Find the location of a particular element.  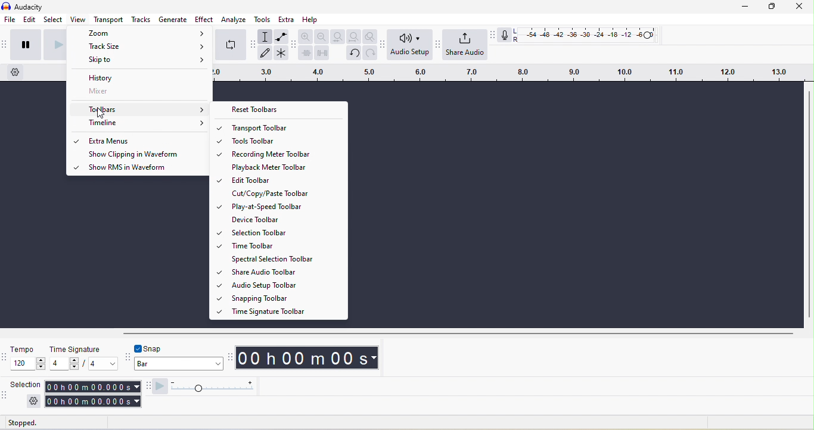

file is located at coordinates (10, 19).